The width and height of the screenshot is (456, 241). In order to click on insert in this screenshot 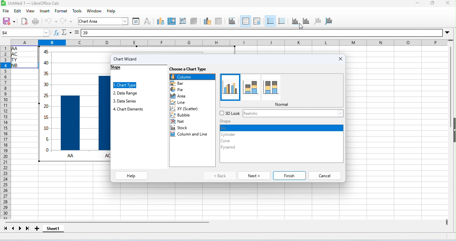, I will do `click(45, 11)`.